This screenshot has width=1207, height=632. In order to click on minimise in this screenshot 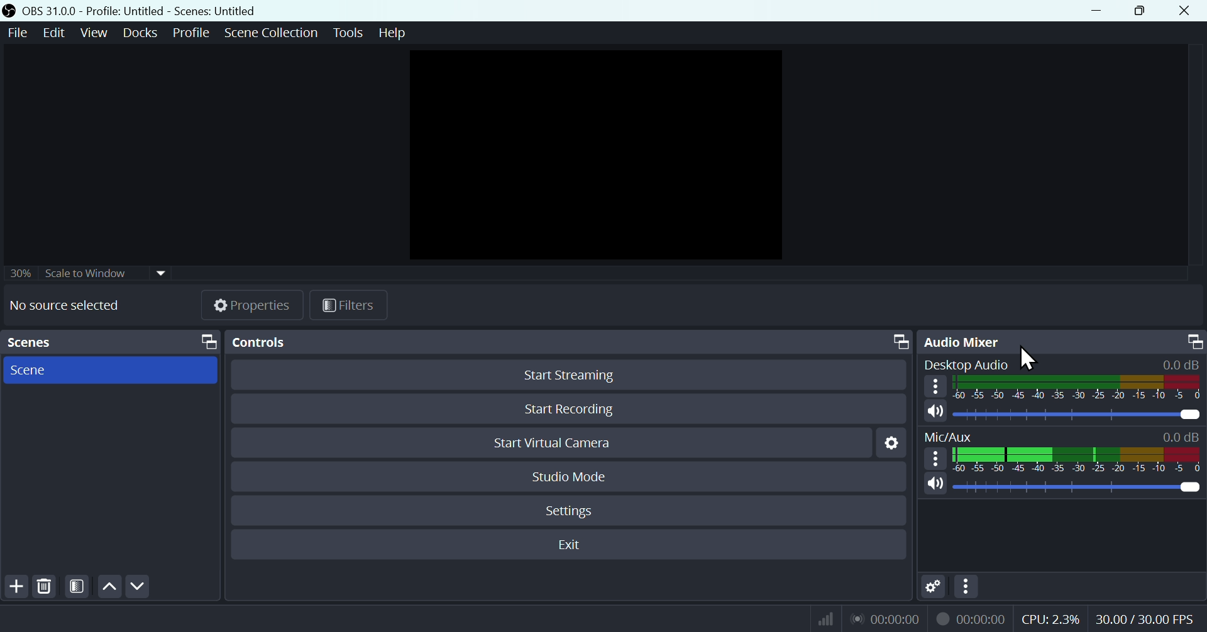, I will do `click(1098, 11)`.